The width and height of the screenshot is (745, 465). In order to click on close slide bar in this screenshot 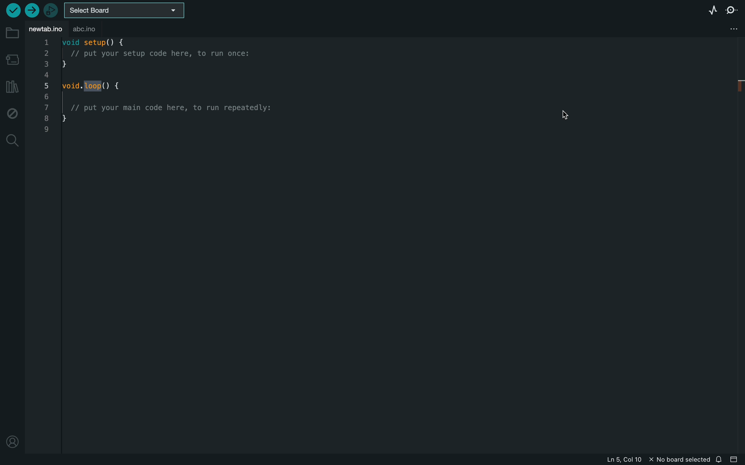, I will do `click(735, 460)`.